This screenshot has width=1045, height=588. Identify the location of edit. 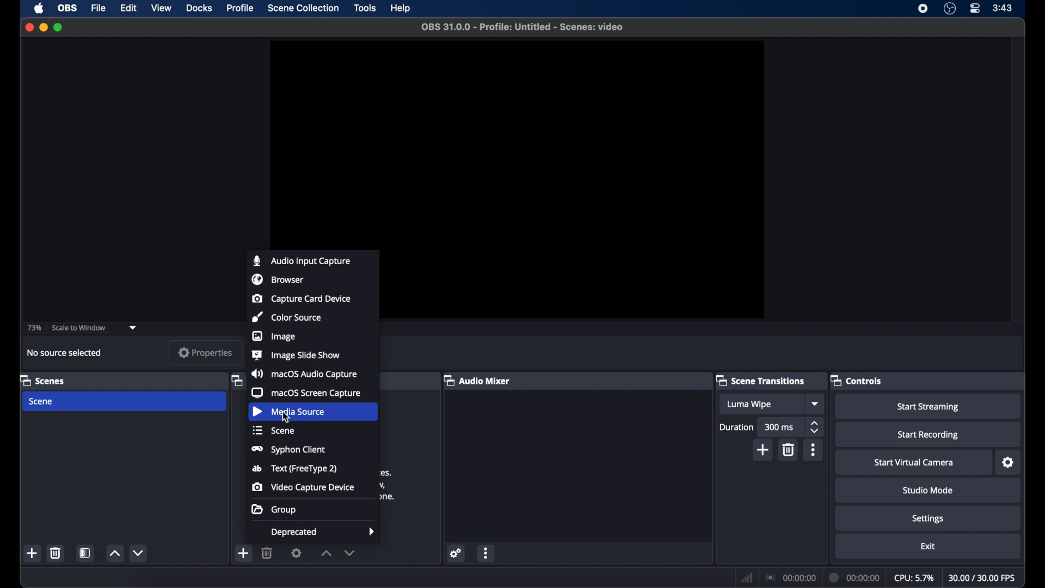
(128, 8).